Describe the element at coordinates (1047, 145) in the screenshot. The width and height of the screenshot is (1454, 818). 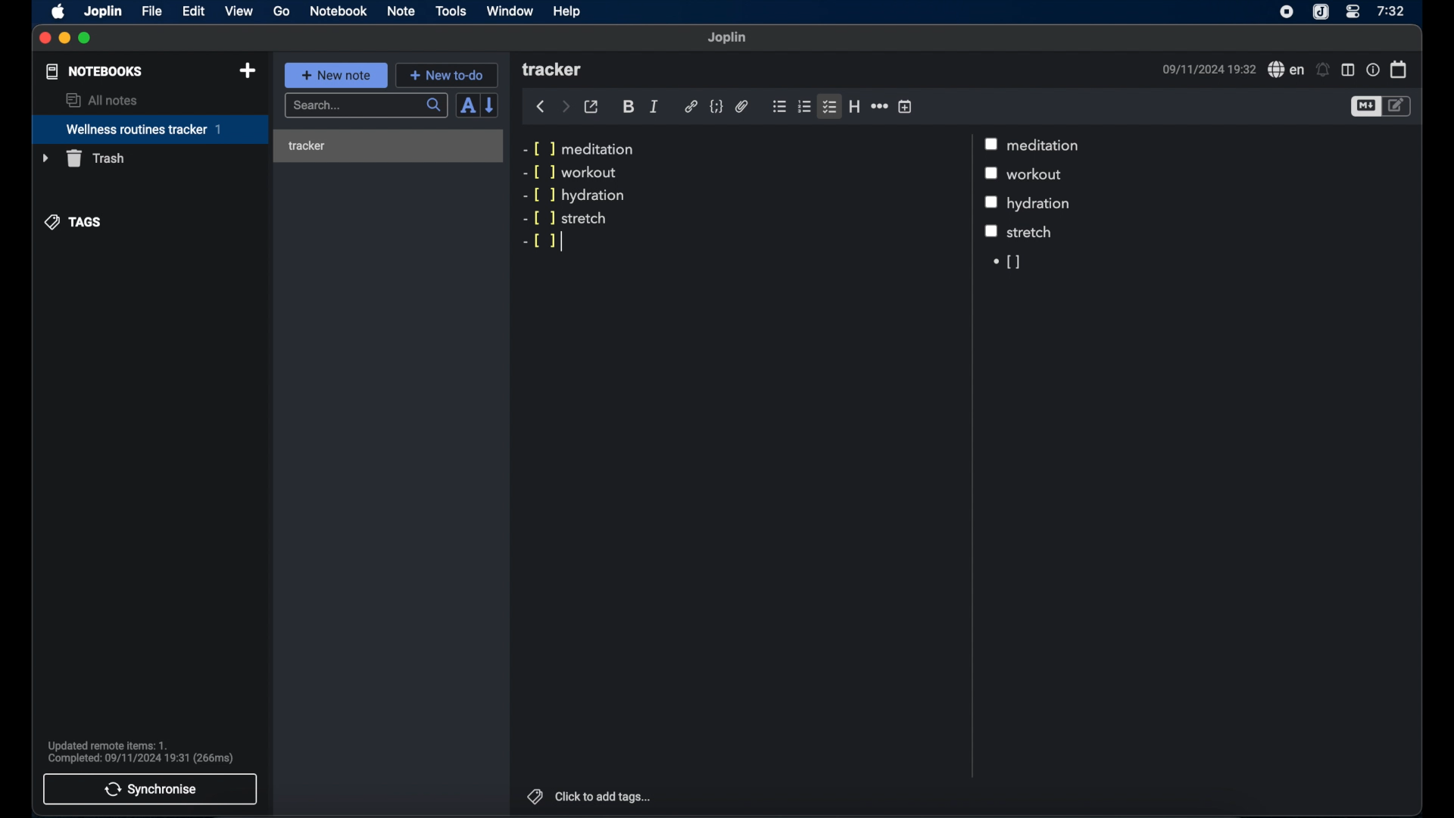
I see `meditation checkbox` at that location.